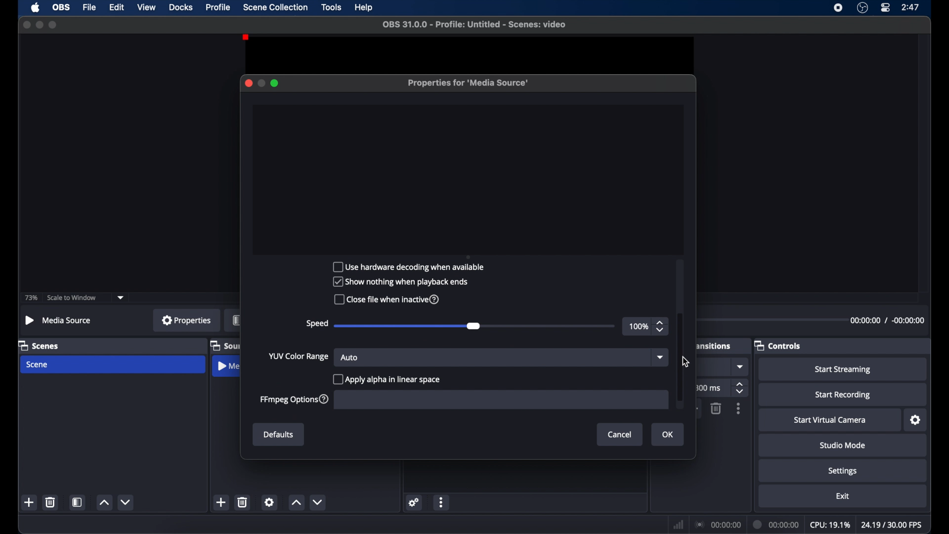 The width and height of the screenshot is (949, 534). Describe the element at coordinates (29, 502) in the screenshot. I see `add` at that location.